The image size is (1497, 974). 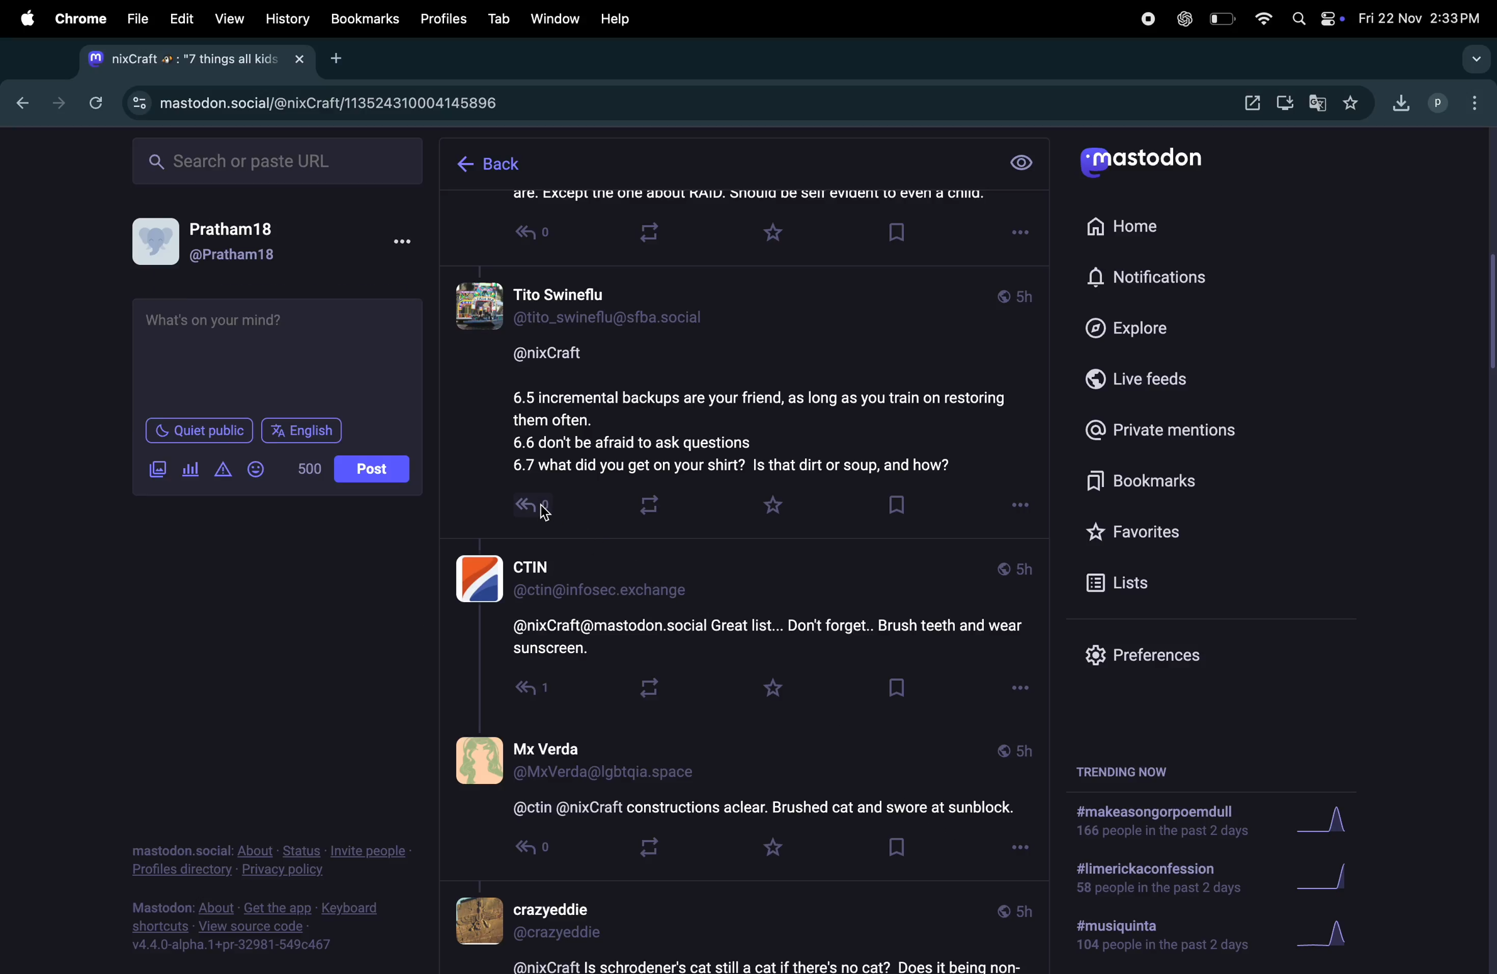 I want to click on mastodon.social: About - Status - Invite people -
Profiles directory - Privacy policy., so click(x=270, y=851).